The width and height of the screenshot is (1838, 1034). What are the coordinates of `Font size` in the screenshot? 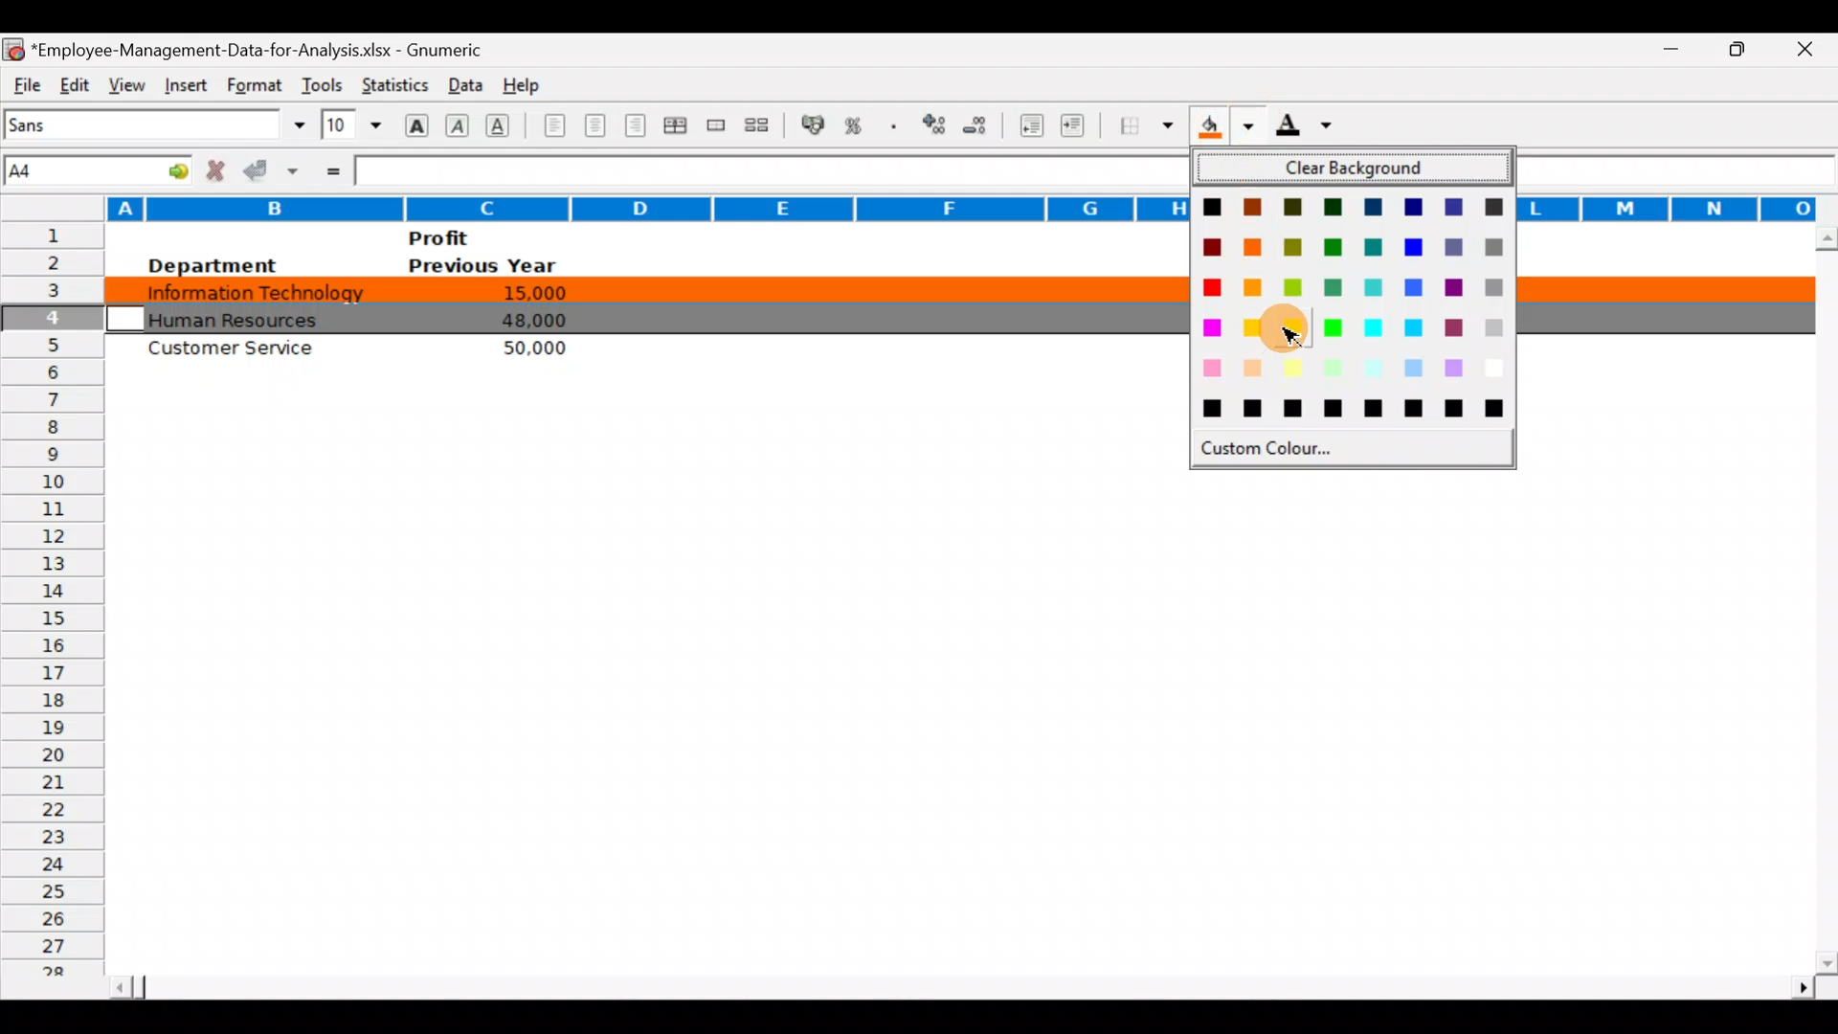 It's located at (351, 124).